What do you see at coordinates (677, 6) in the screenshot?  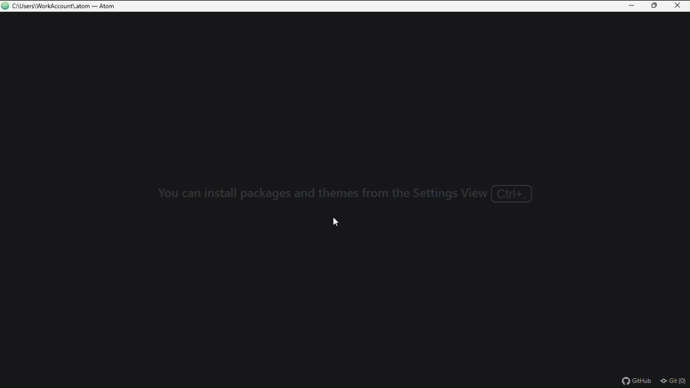 I see `close` at bounding box center [677, 6].